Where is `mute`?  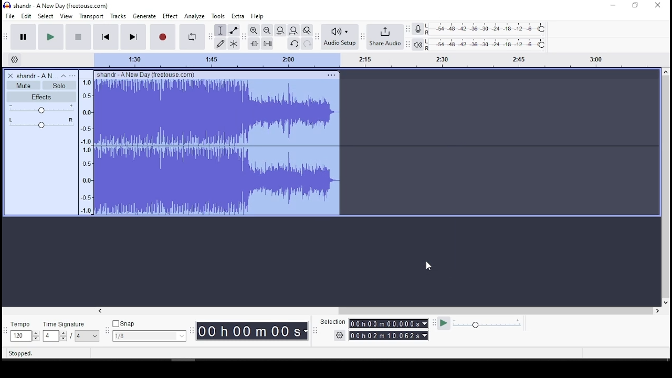
mute is located at coordinates (24, 85).